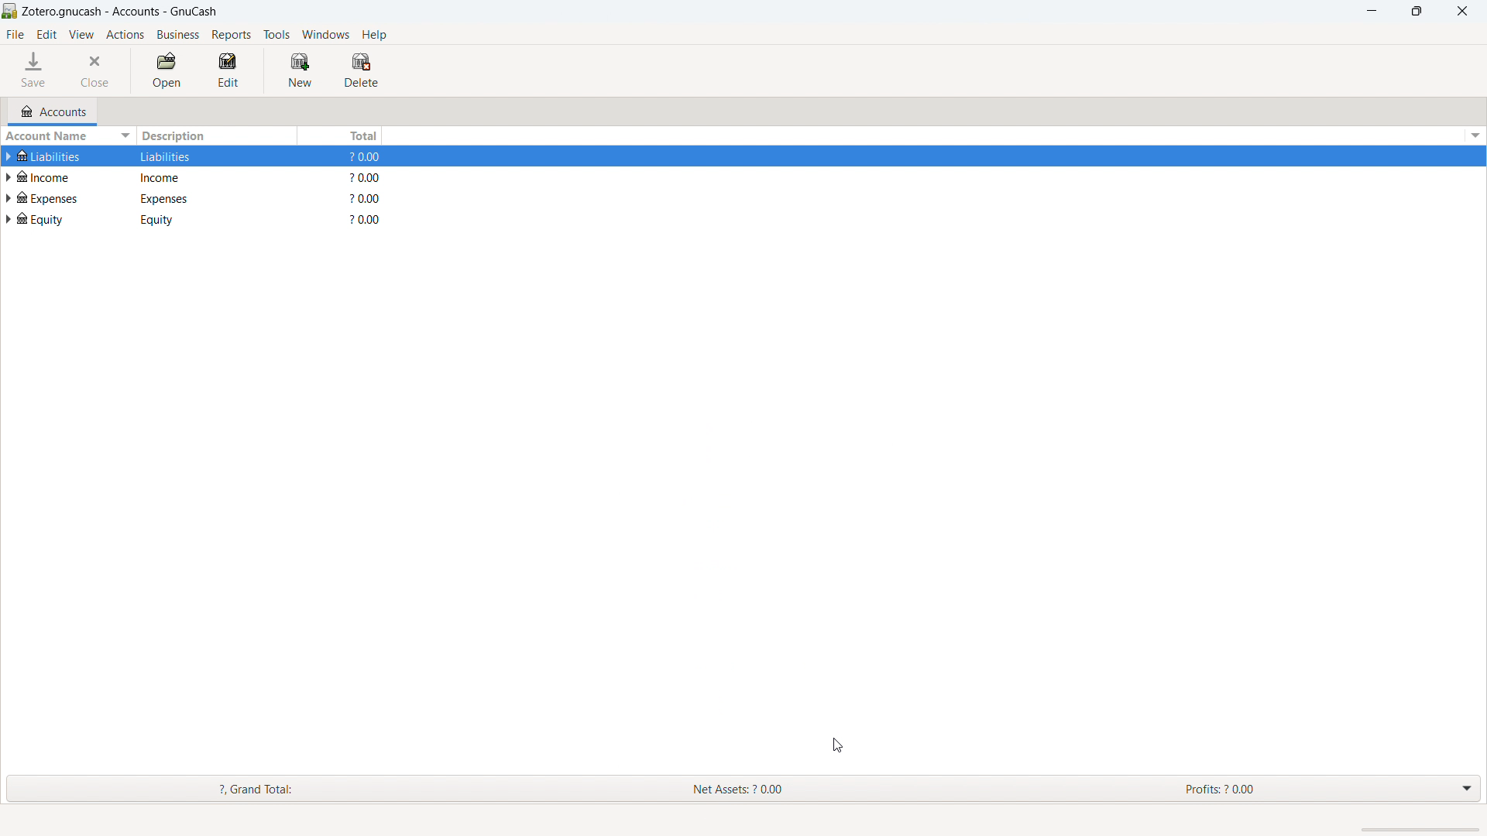 The image size is (1487, 836). Describe the element at coordinates (68, 138) in the screenshot. I see `sort by account name` at that location.